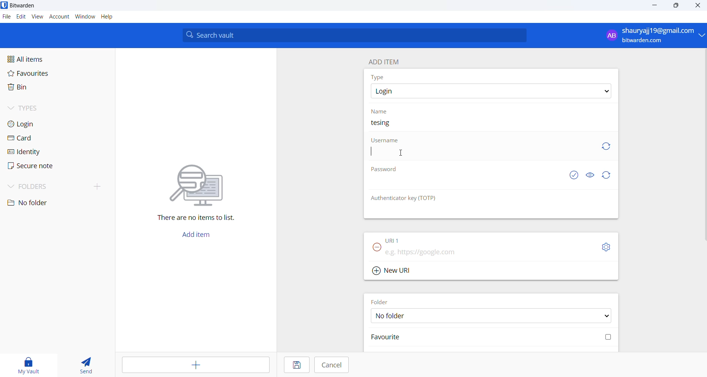  Describe the element at coordinates (484, 211) in the screenshot. I see `OTP text box` at that location.